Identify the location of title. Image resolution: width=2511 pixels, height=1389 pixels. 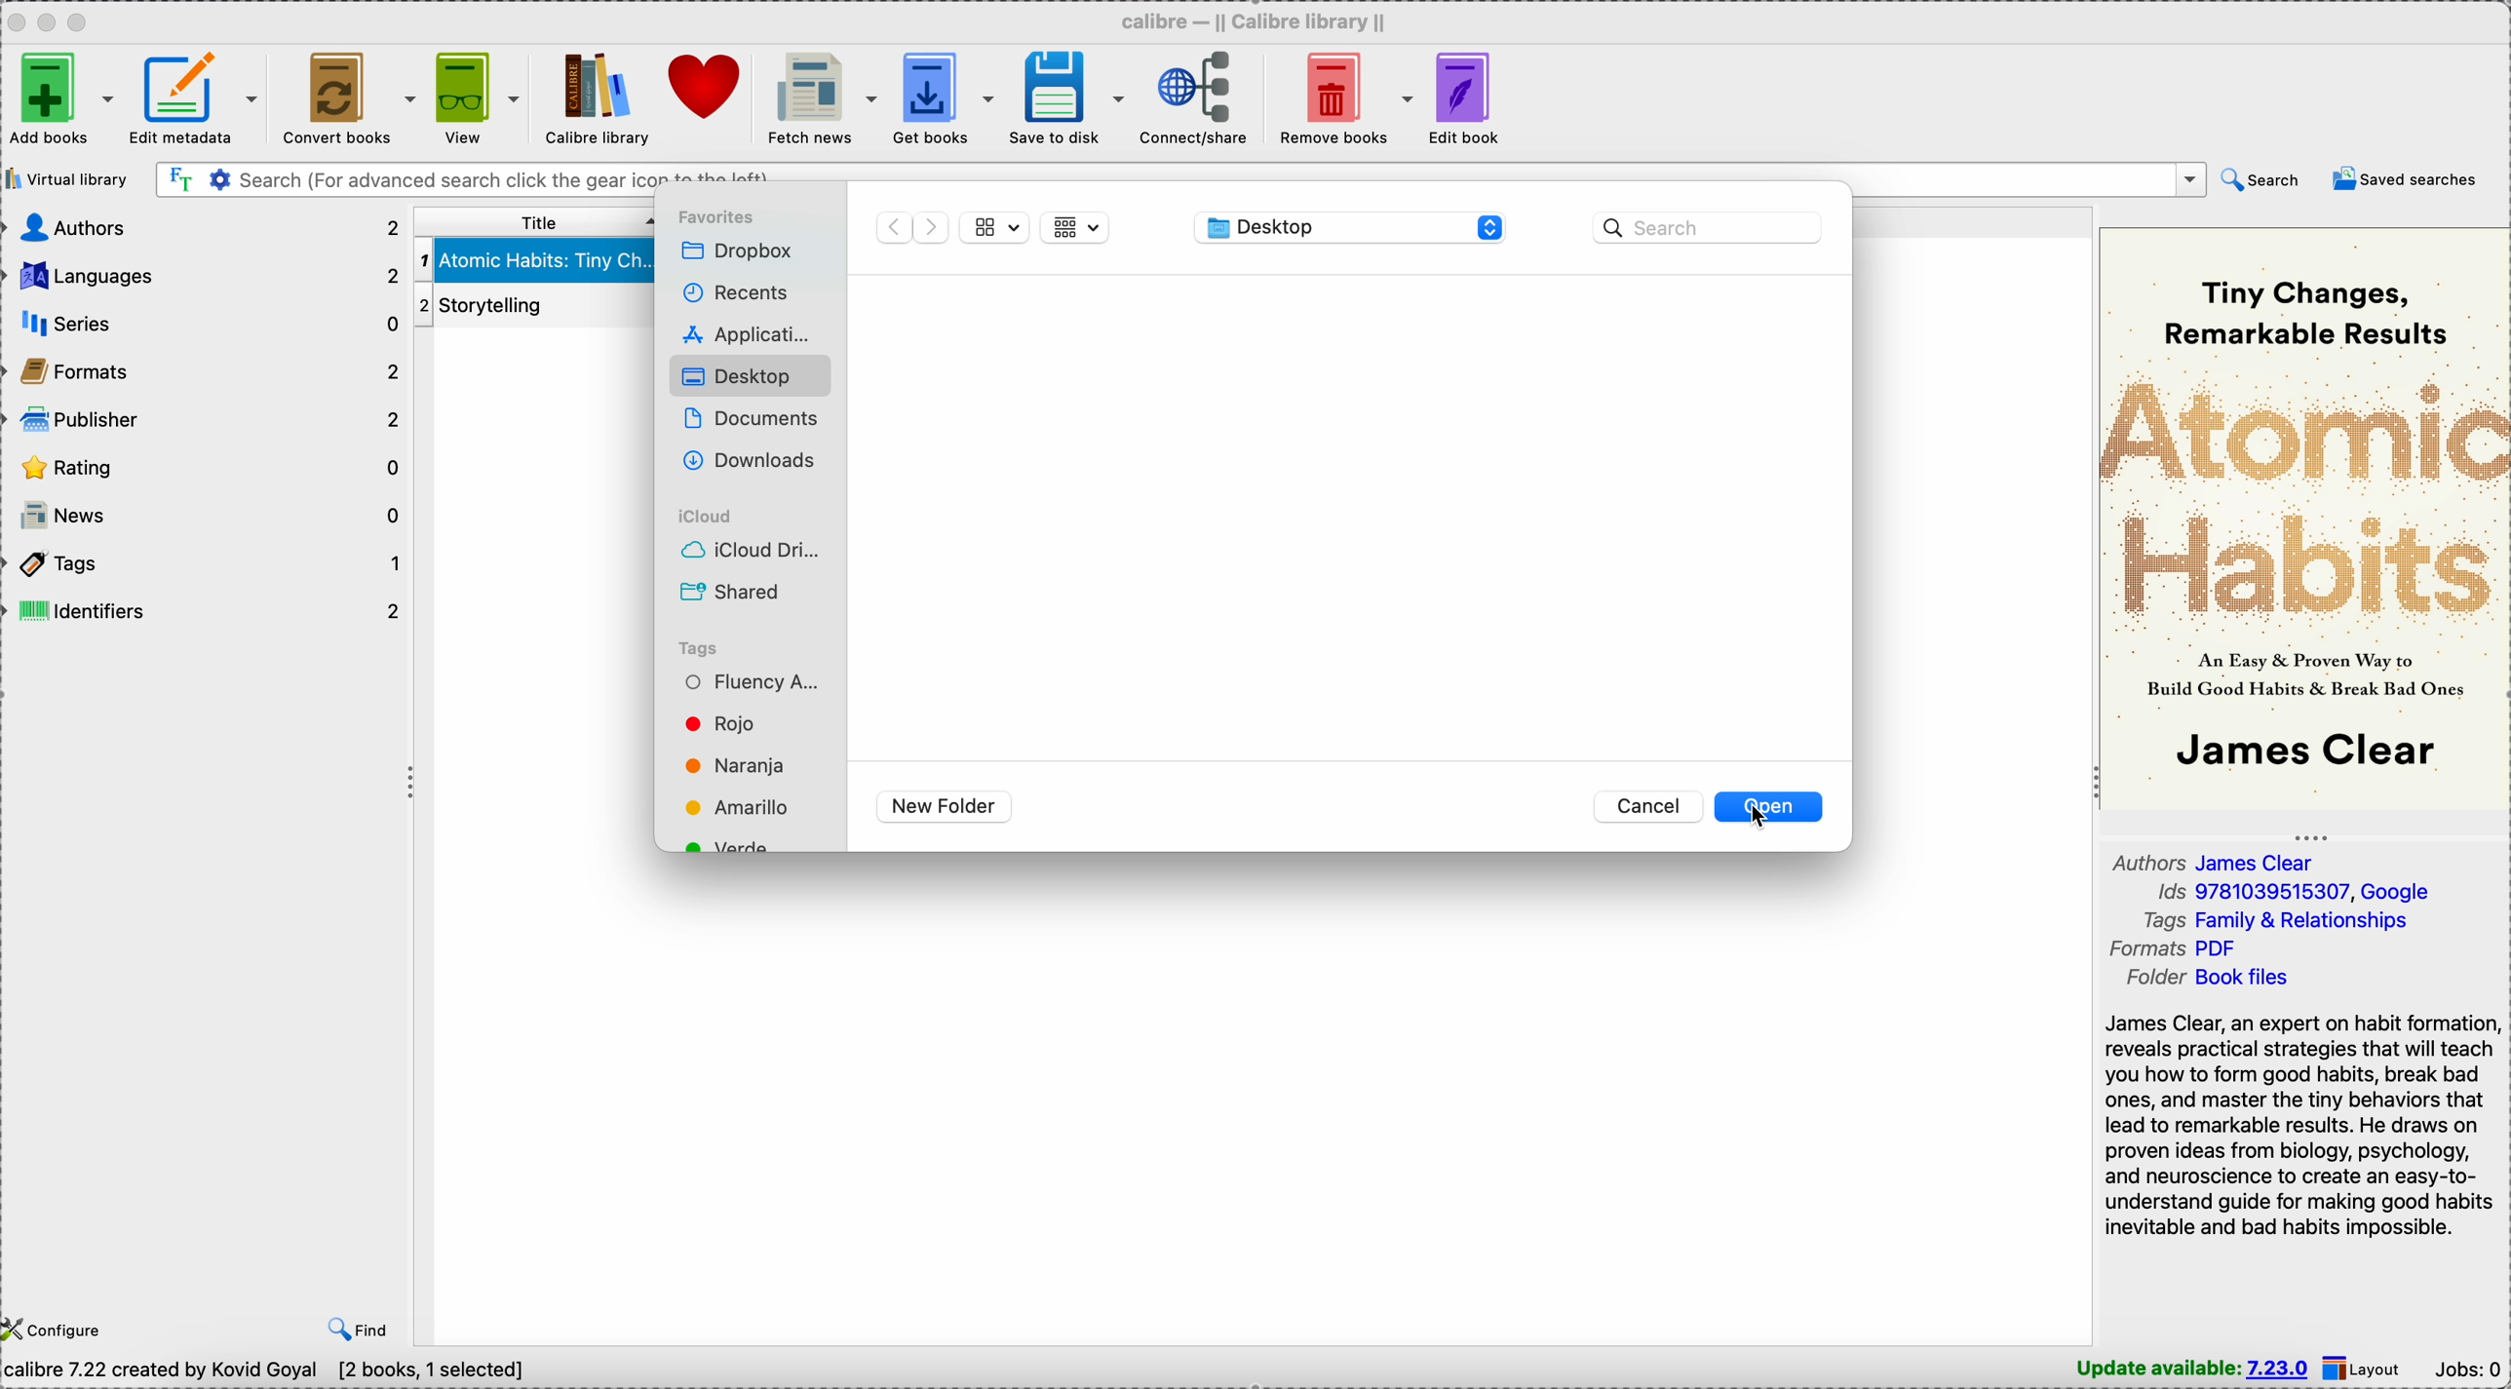
(535, 223).